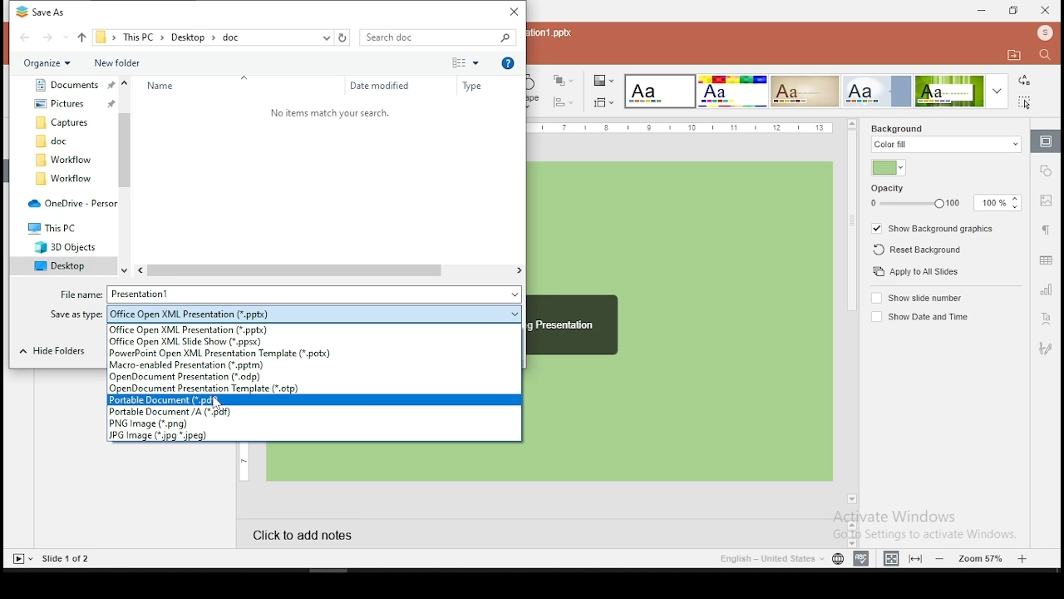  What do you see at coordinates (920, 298) in the screenshot?
I see `show slide number` at bounding box center [920, 298].